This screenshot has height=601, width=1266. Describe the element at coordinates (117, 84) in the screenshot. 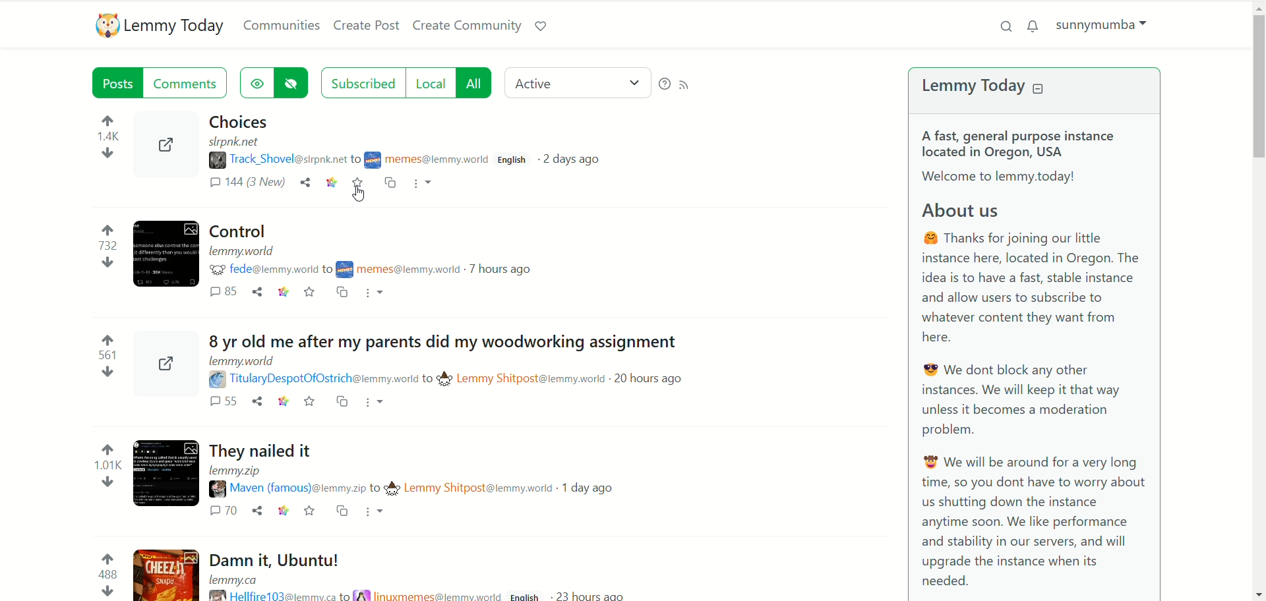

I see `posts` at that location.